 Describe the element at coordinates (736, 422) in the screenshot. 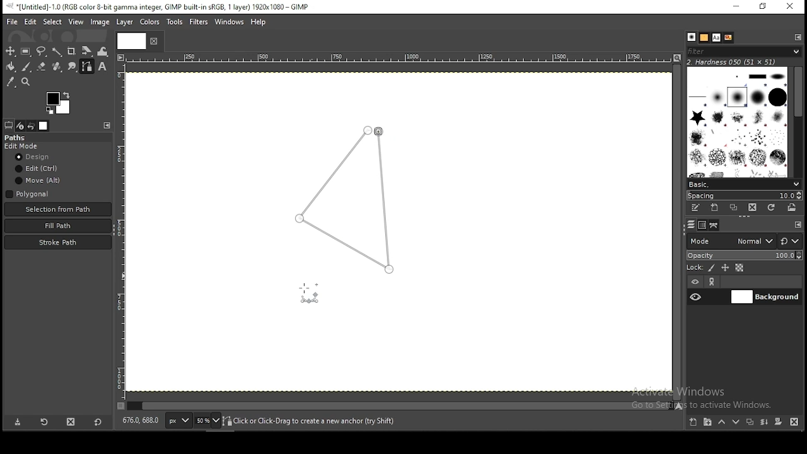

I see `move layer one step down` at that location.